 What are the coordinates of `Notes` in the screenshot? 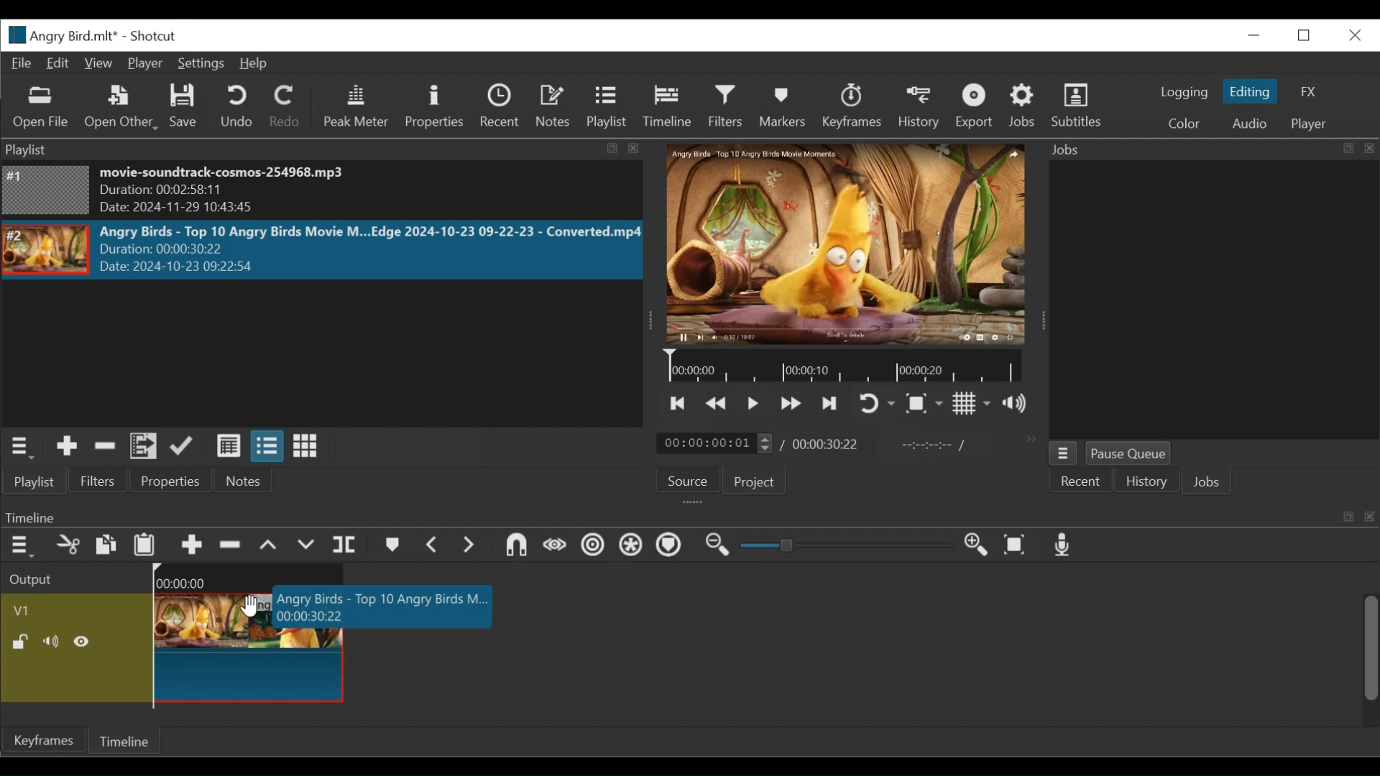 It's located at (242, 481).